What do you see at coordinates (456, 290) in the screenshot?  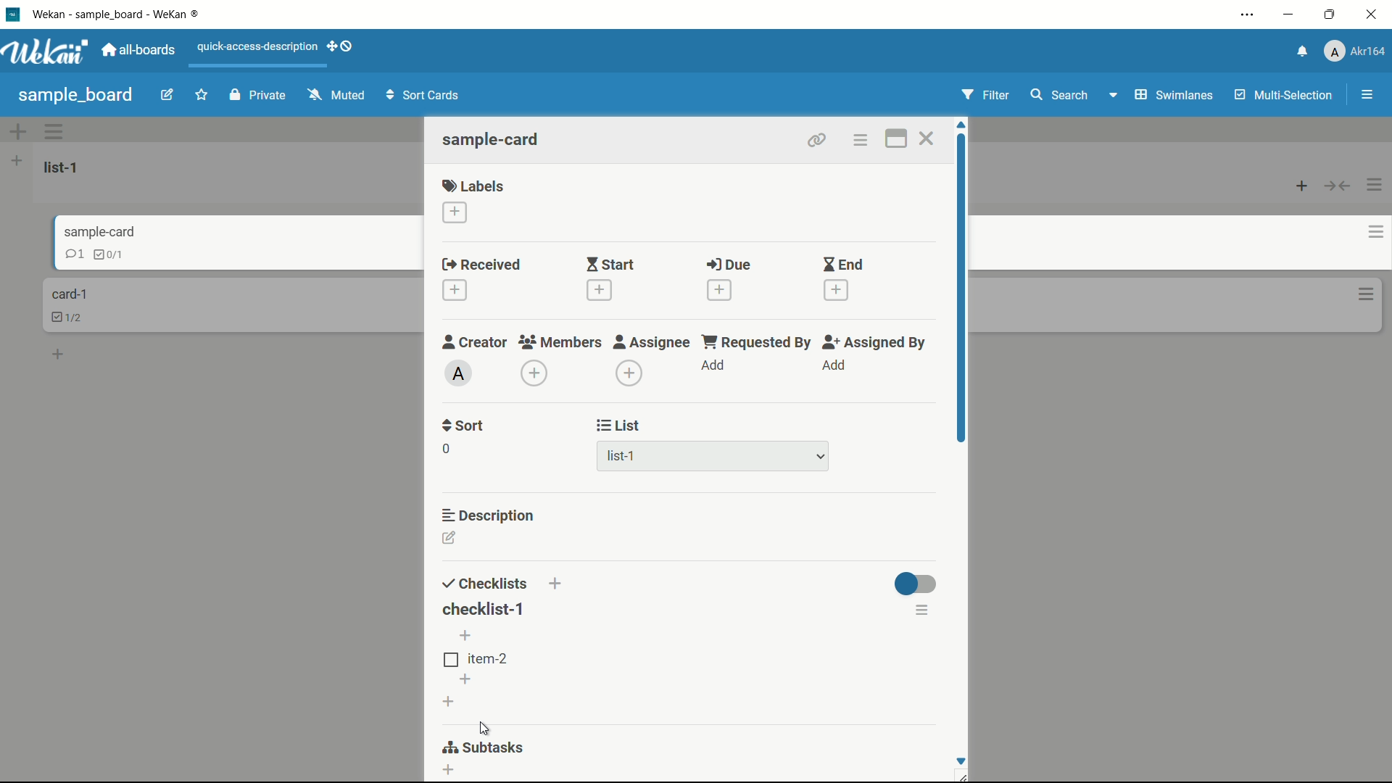 I see `add date` at bounding box center [456, 290].